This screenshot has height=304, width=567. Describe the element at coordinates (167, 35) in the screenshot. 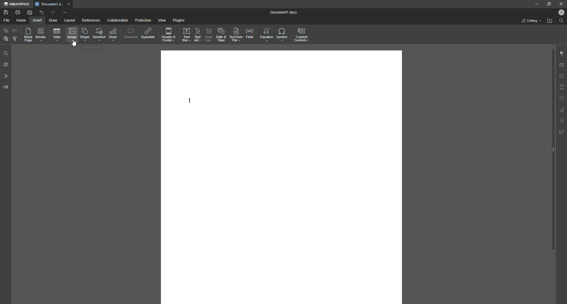

I see `Header and Footer` at that location.